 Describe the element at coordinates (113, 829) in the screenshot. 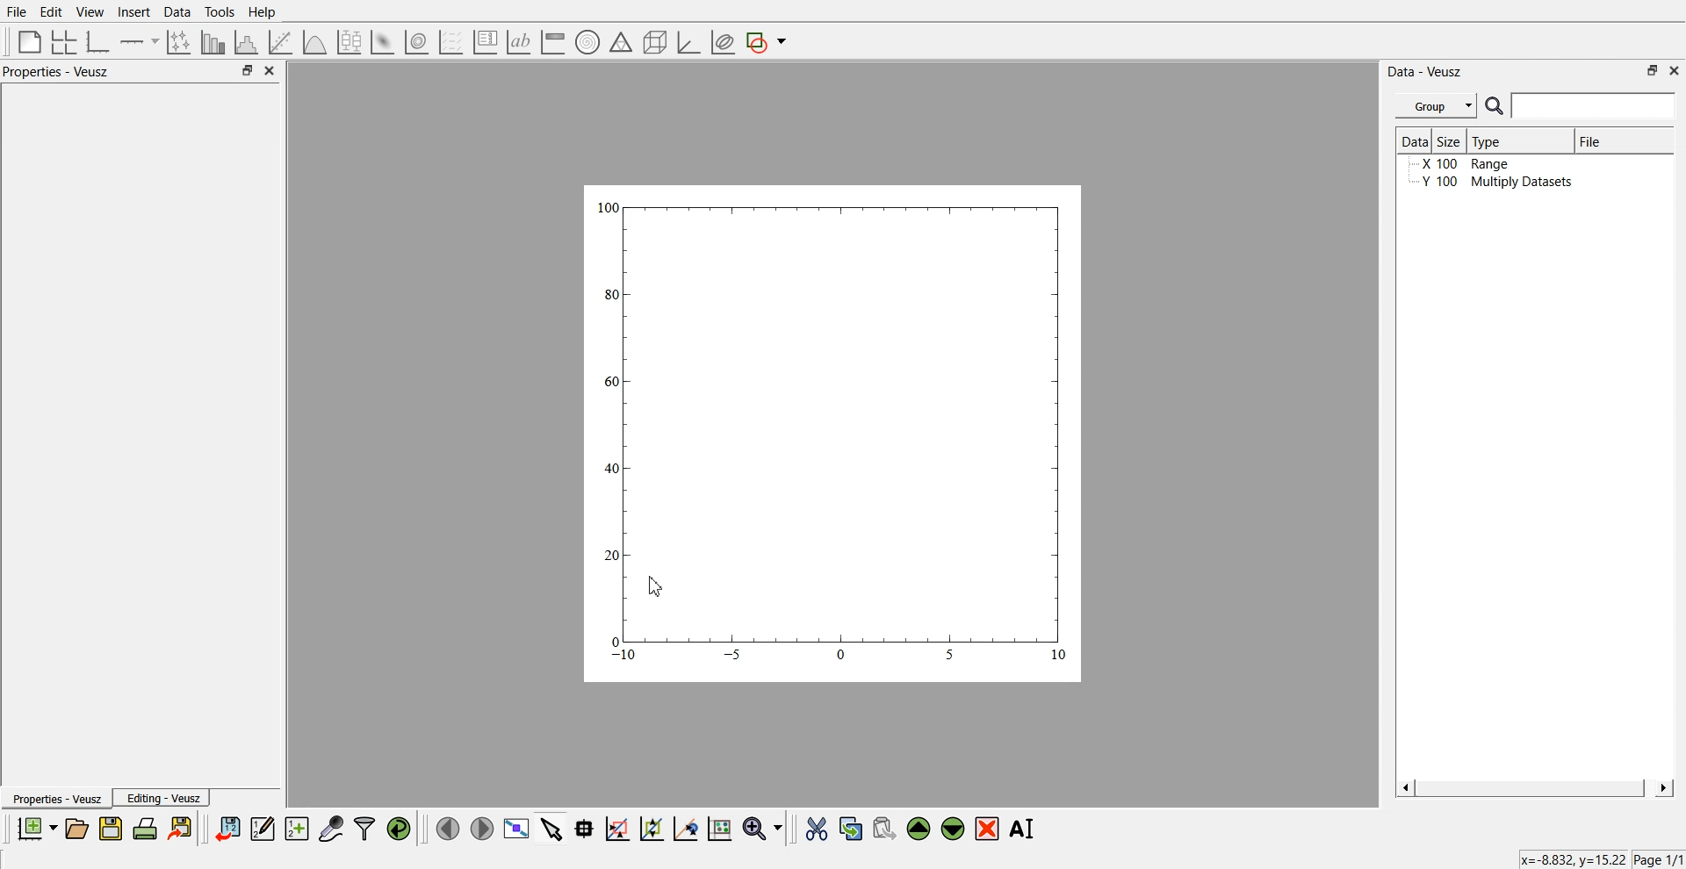

I see `save` at that location.